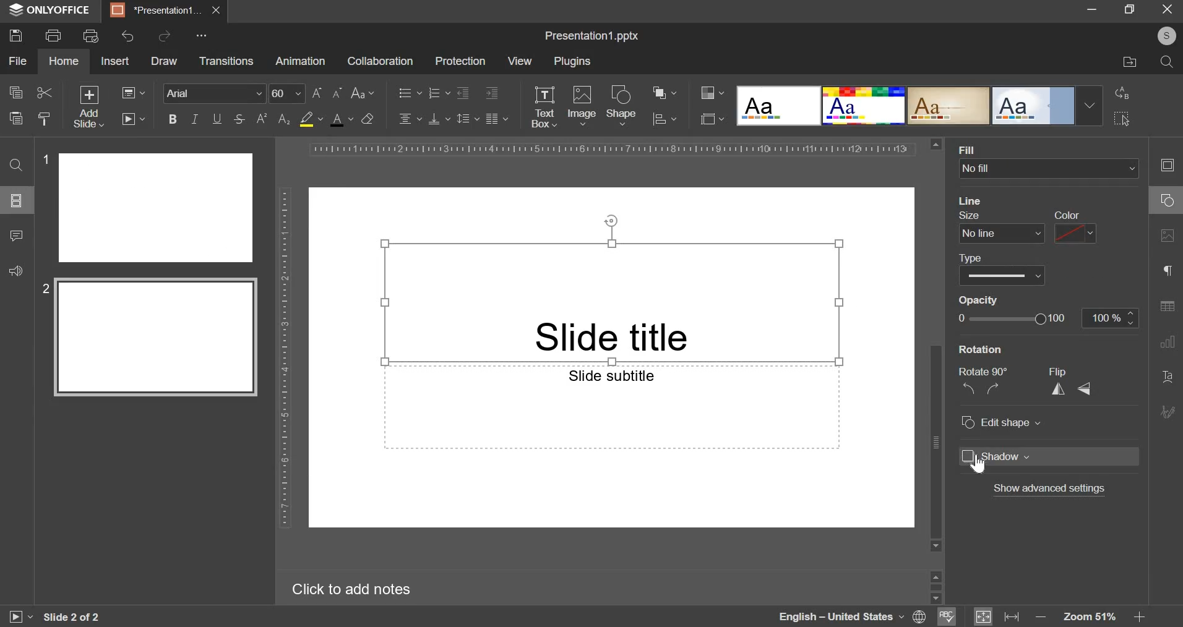 The image size is (1183, 627). Describe the element at coordinates (306, 93) in the screenshot. I see `font size` at that location.